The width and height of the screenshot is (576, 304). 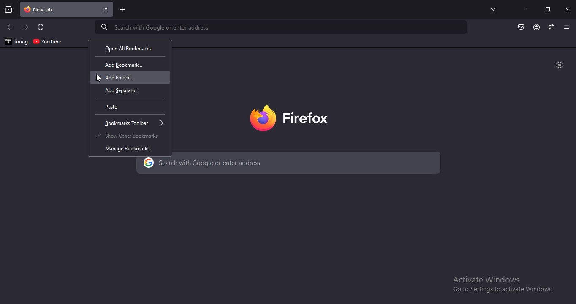 What do you see at coordinates (521, 27) in the screenshot?
I see `` at bounding box center [521, 27].